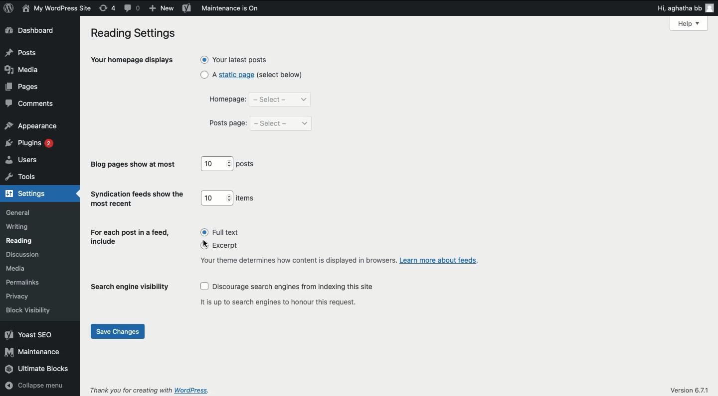 The width and height of the screenshot is (718, 396). I want to click on blog pages show at most, so click(134, 165).